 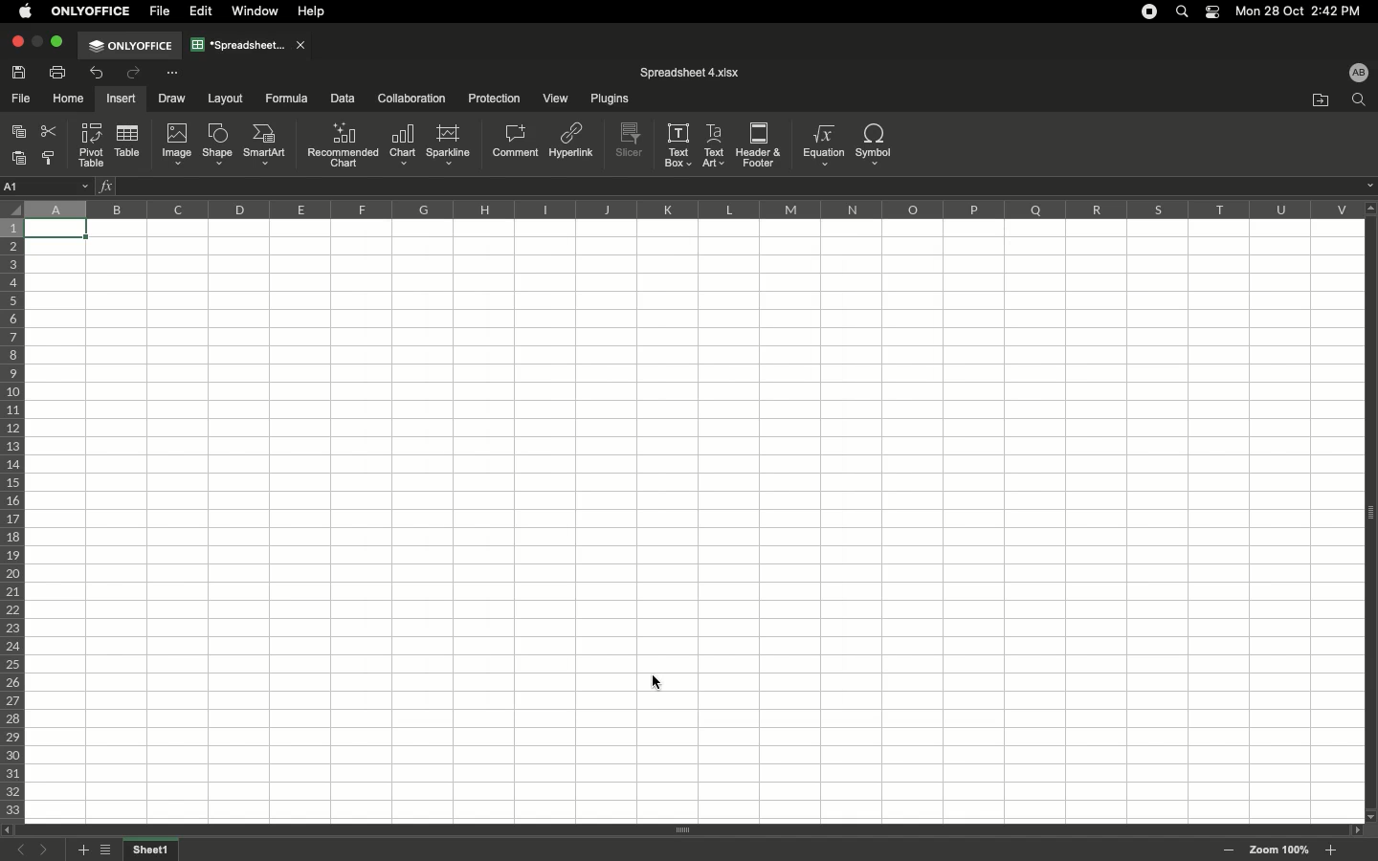 I want to click on Insert function, so click(x=107, y=186).